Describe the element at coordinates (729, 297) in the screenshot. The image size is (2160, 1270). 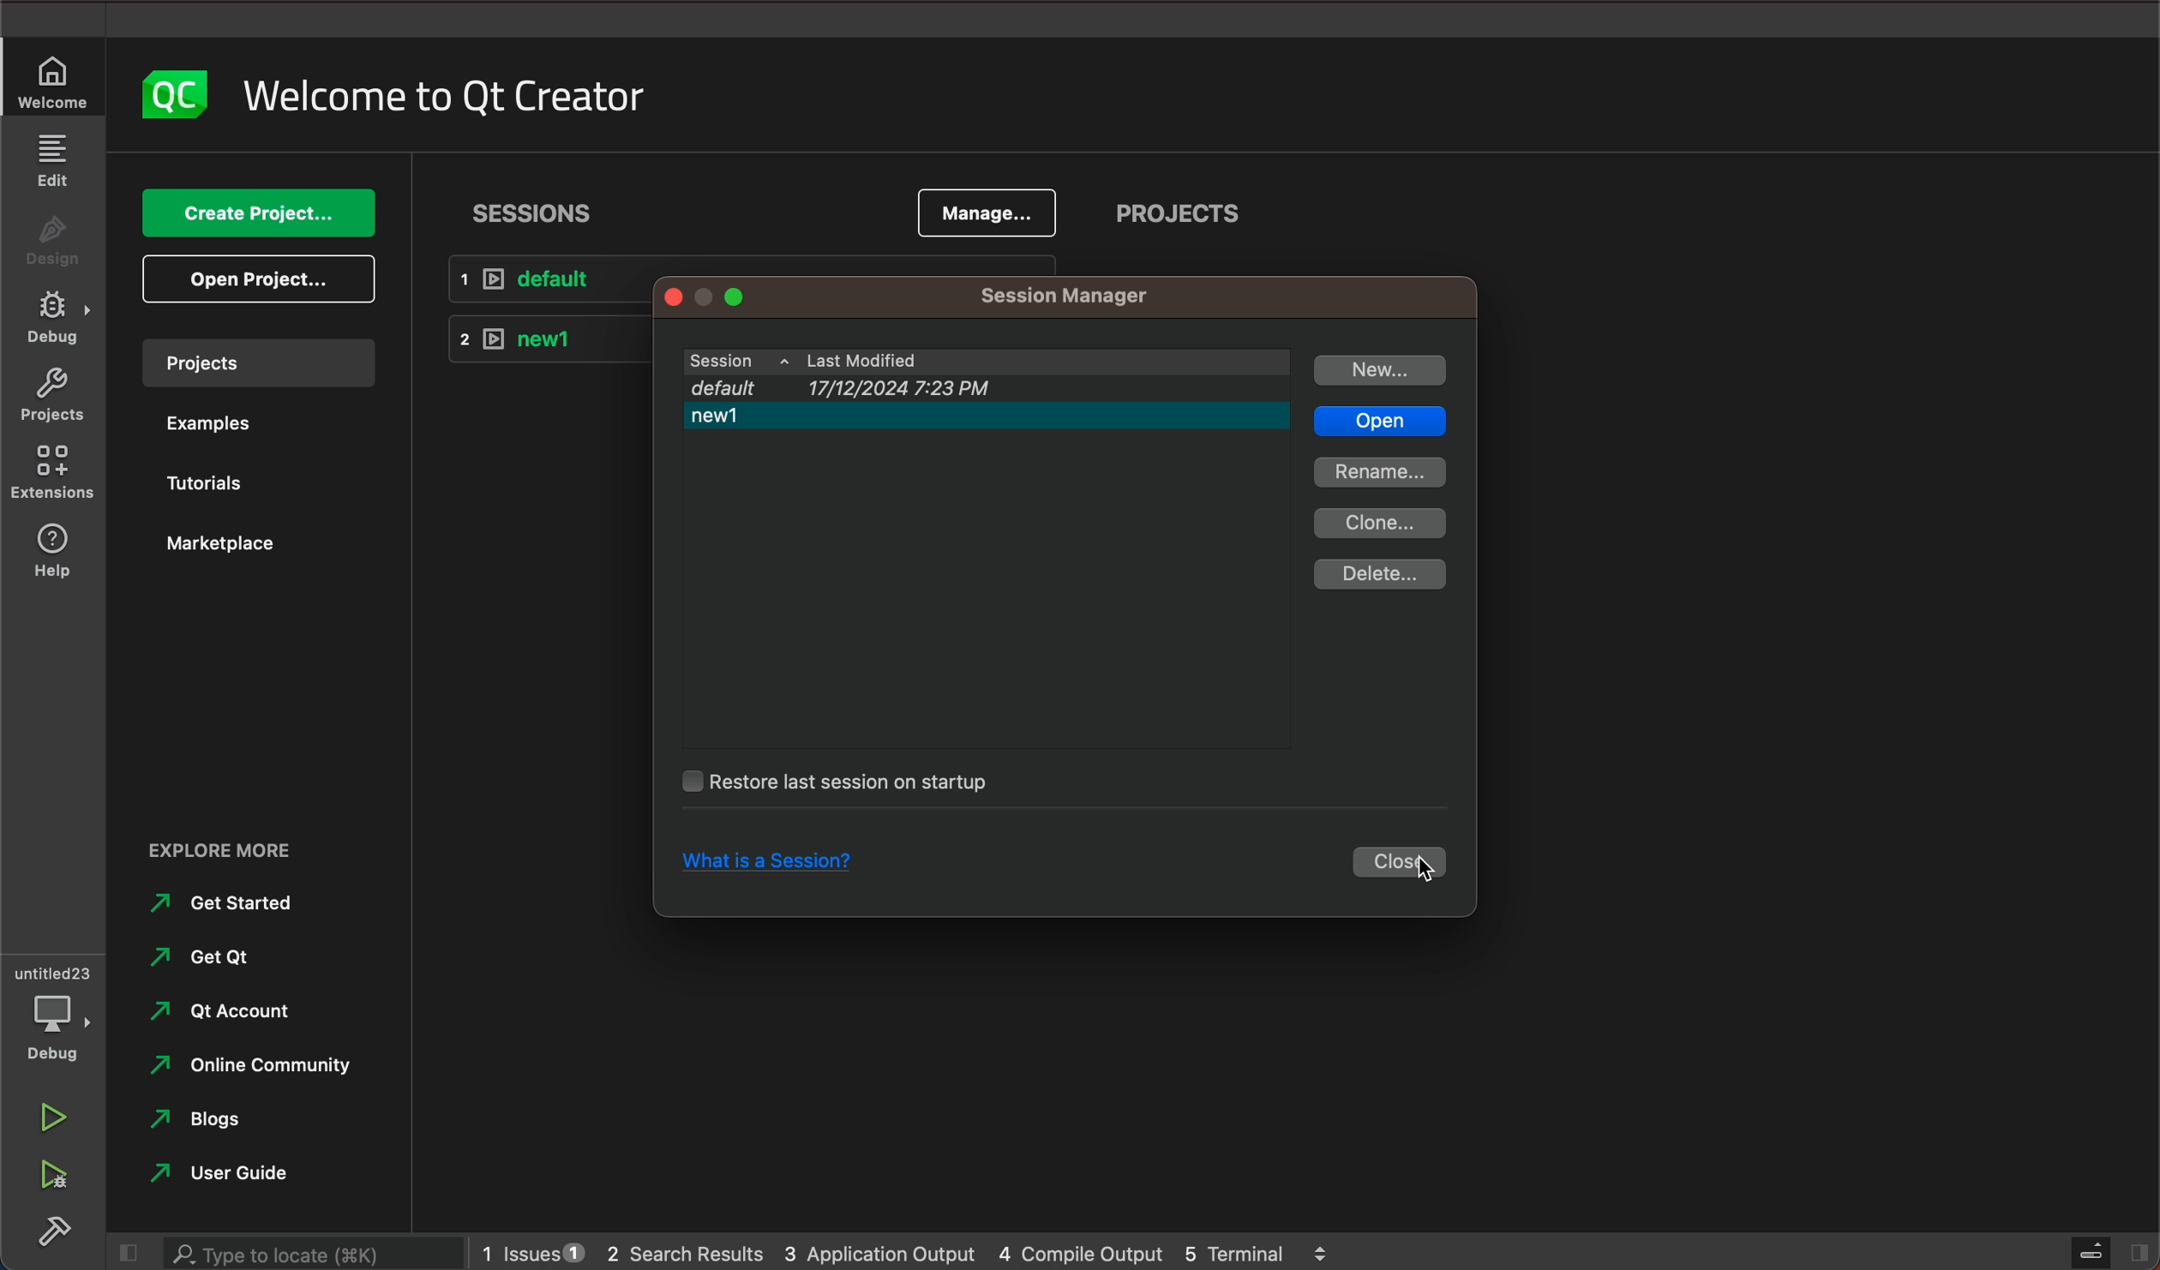
I see `window controls` at that location.